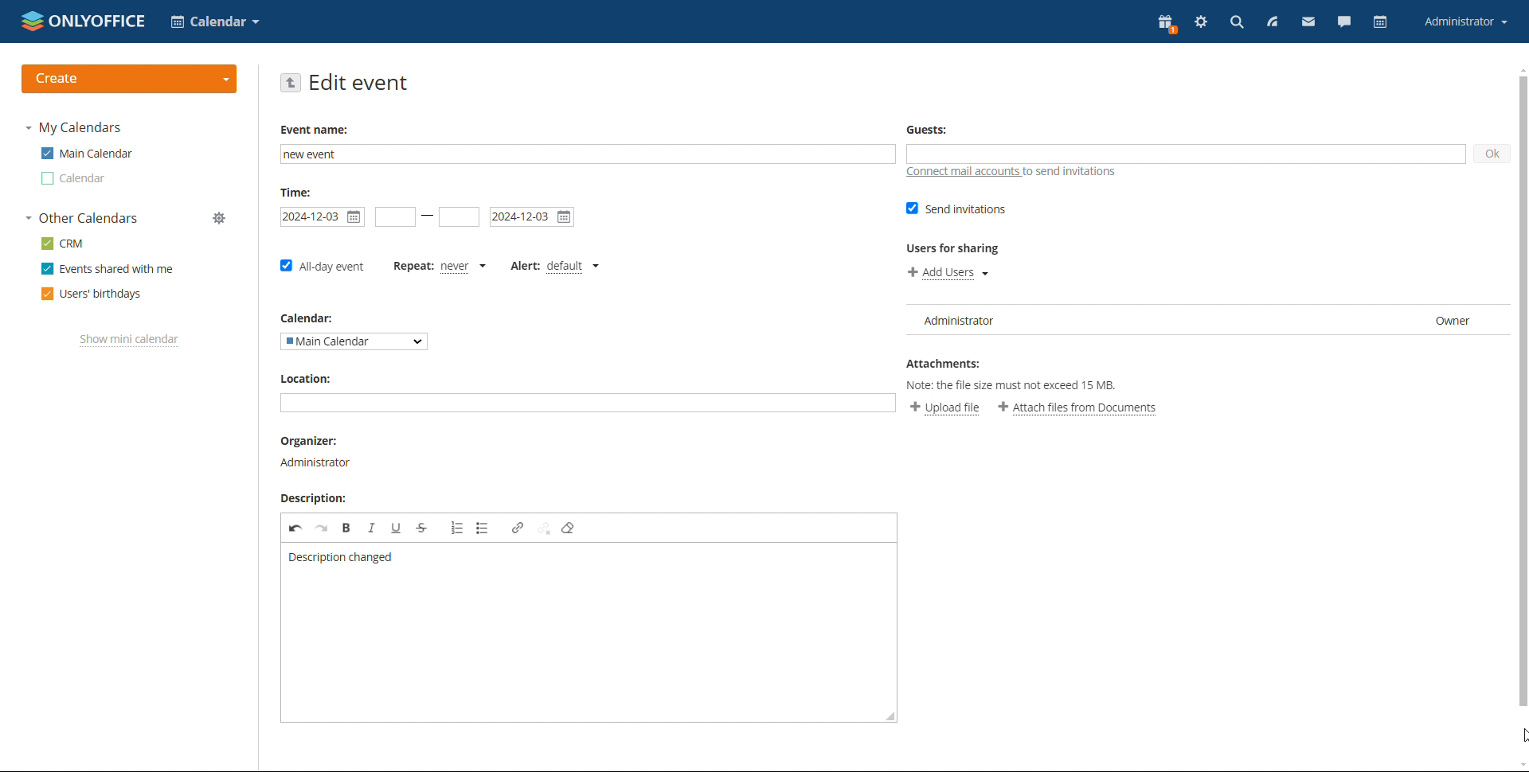  What do you see at coordinates (73, 179) in the screenshot?
I see `other calendar` at bounding box center [73, 179].